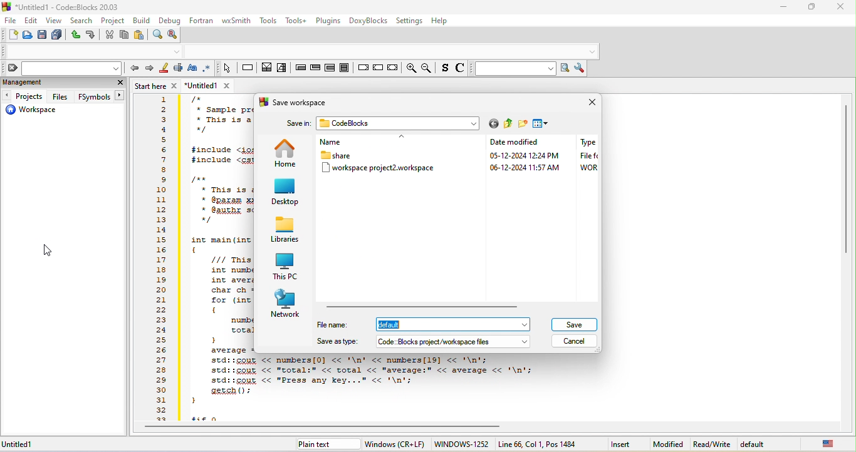  Describe the element at coordinates (248, 68) in the screenshot. I see `instruction` at that location.